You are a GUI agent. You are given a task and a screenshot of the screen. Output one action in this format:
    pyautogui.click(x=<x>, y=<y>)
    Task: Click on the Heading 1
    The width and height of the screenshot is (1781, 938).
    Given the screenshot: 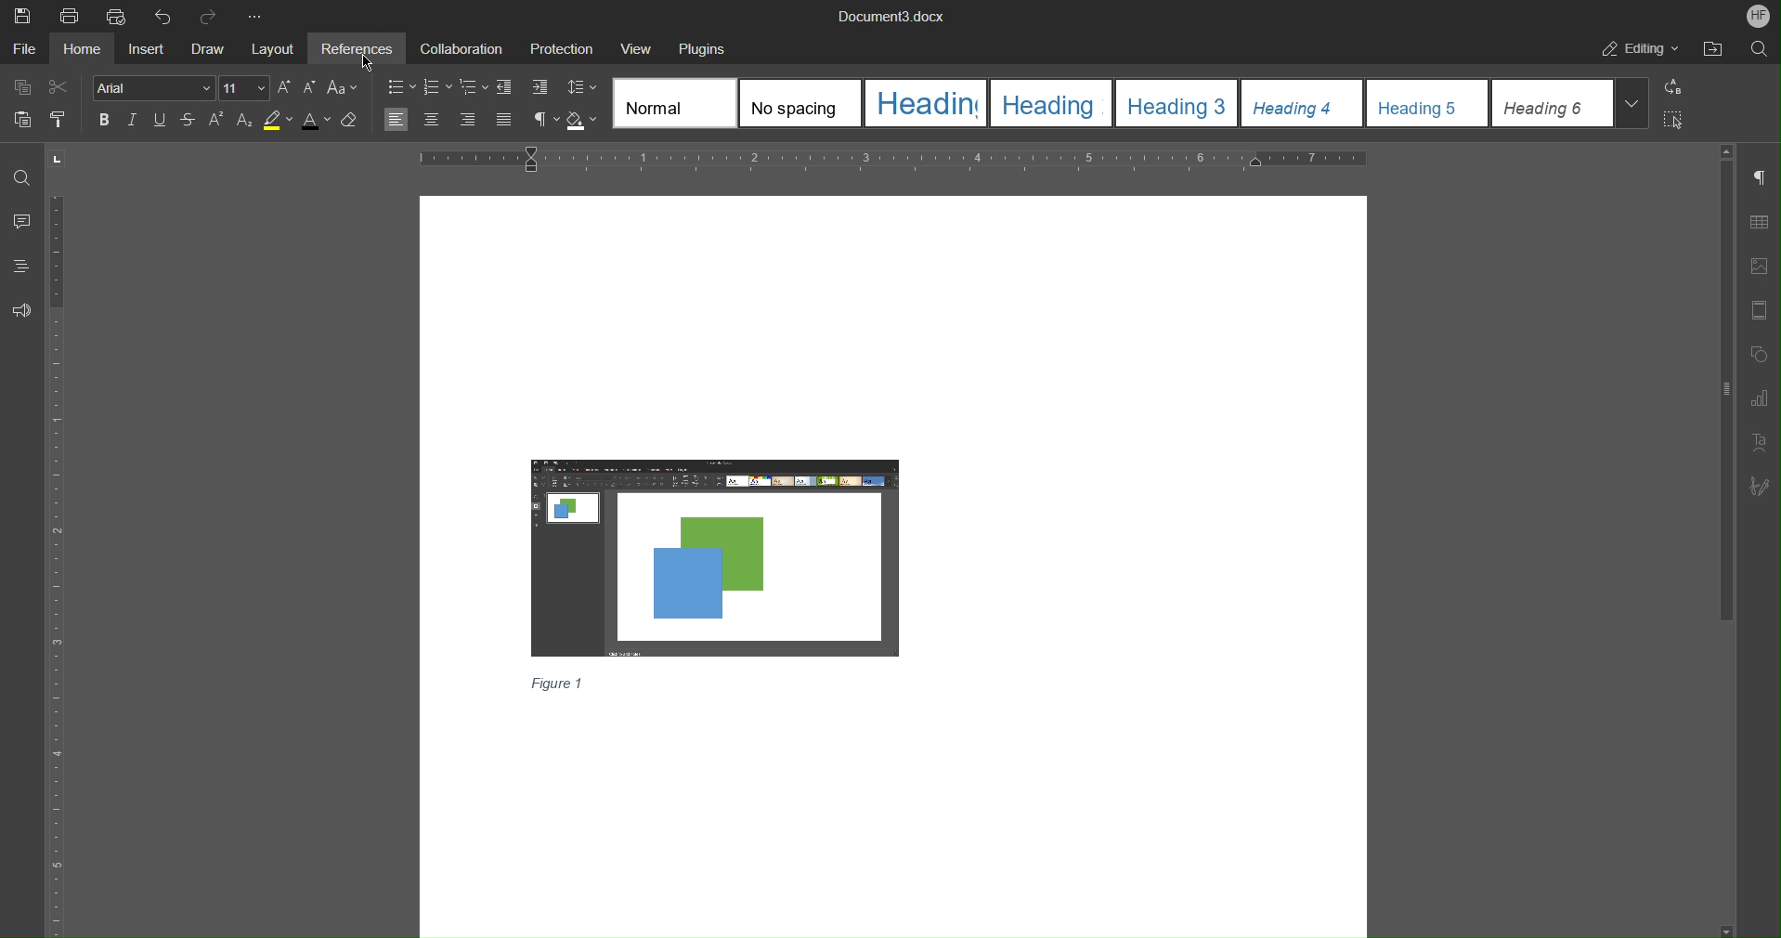 What is the action you would take?
    pyautogui.click(x=929, y=102)
    